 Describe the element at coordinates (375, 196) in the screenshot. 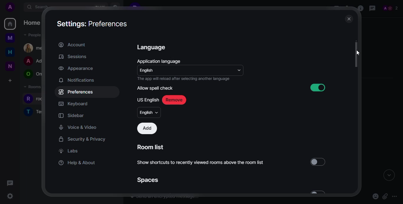

I see `emoji` at that location.